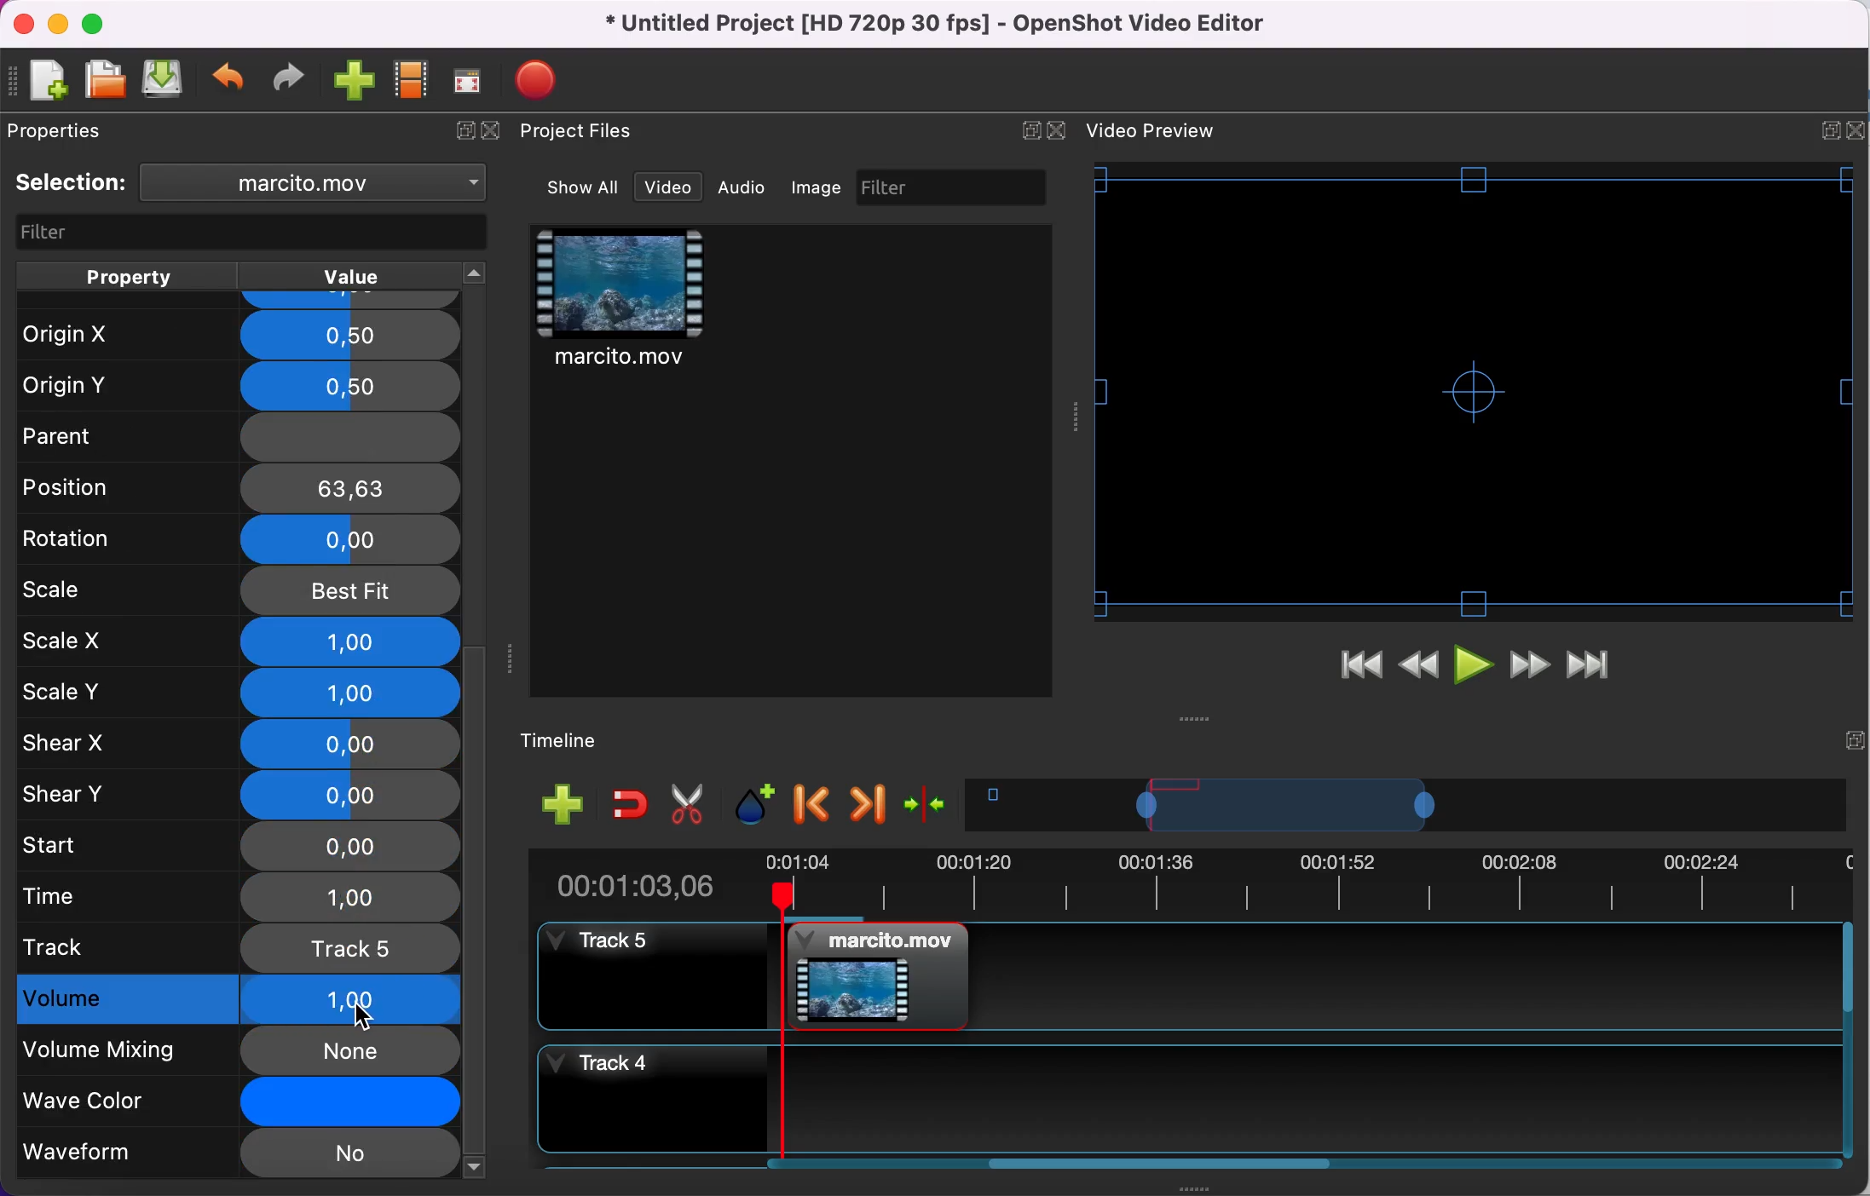 This screenshot has width=1870, height=1196. I want to click on track 4, so click(1185, 1099).